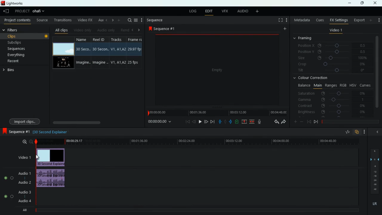  Describe the element at coordinates (105, 30) in the screenshot. I see `audio only` at that location.